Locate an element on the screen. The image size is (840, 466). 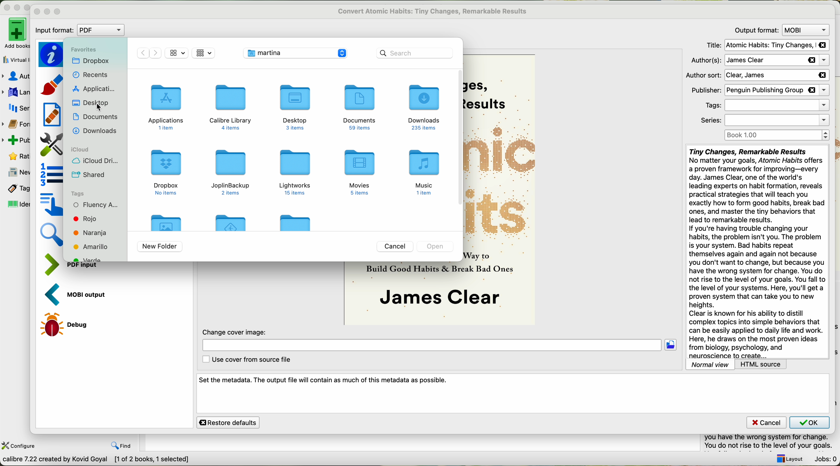
lightworks is located at coordinates (294, 171).